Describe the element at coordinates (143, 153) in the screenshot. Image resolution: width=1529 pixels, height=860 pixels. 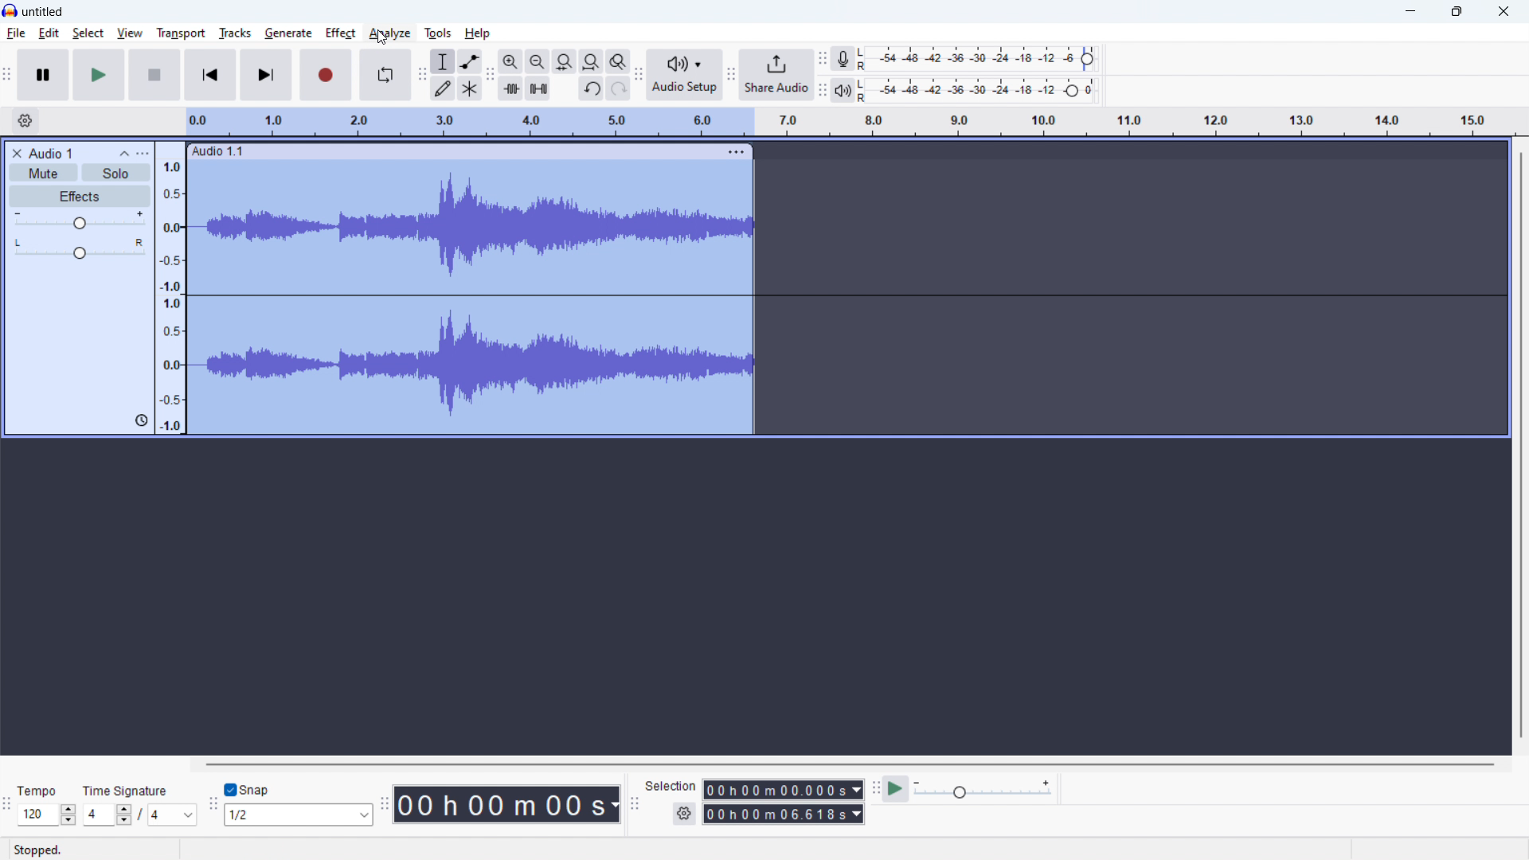
I see `track control panel menu` at that location.